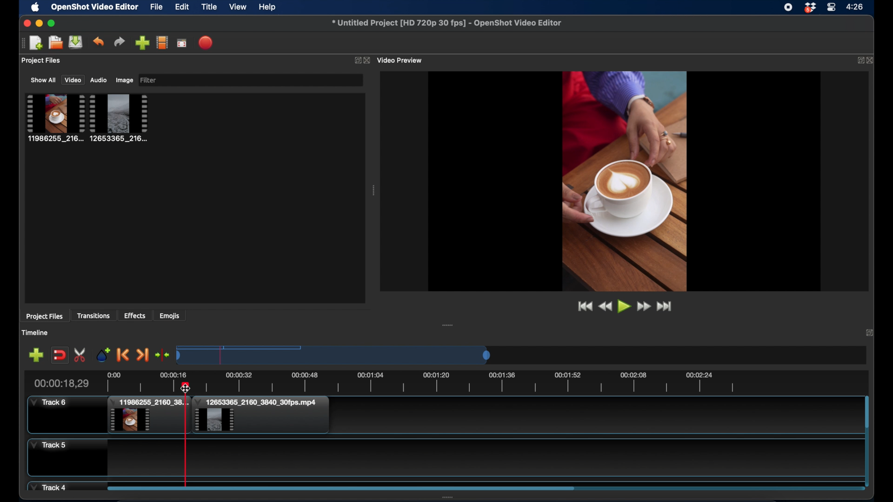 The image size is (893, 502). Describe the element at coordinates (49, 403) in the screenshot. I see `track 6` at that location.